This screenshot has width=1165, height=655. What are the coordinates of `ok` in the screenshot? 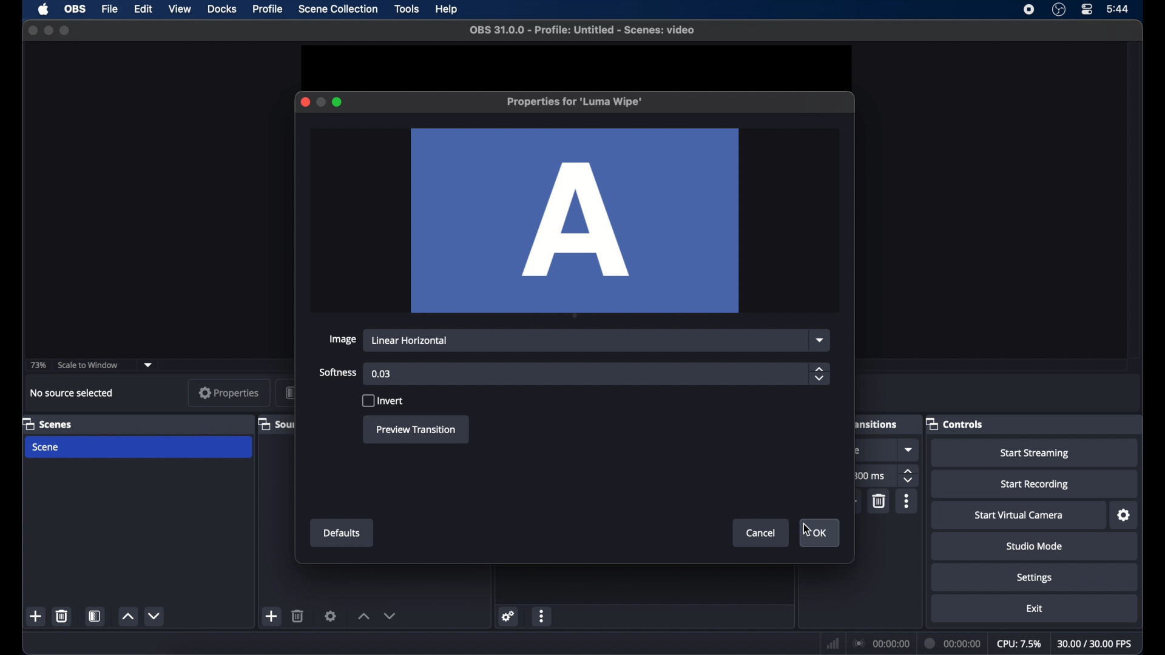 It's located at (823, 534).